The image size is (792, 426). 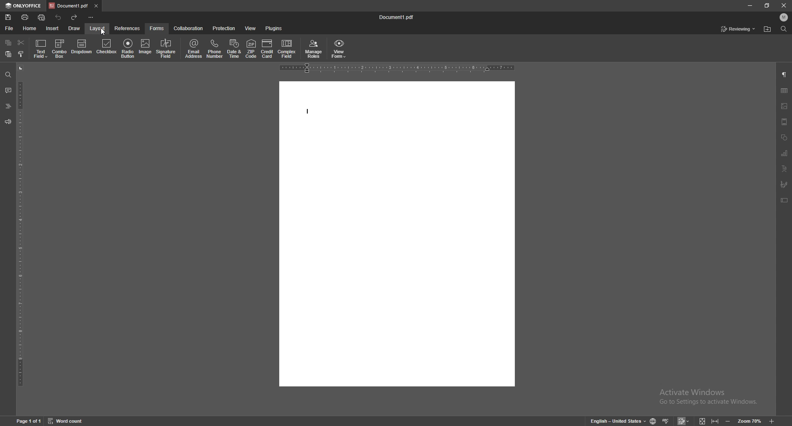 What do you see at coordinates (738, 29) in the screenshot?
I see `status` at bounding box center [738, 29].